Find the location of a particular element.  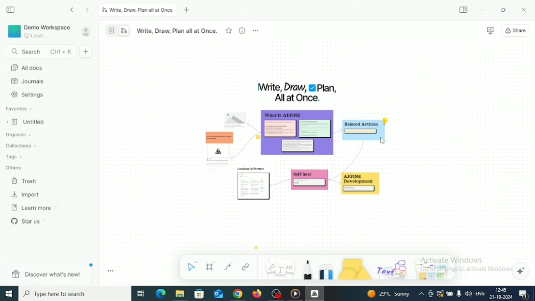

Sticky notes is located at coordinates (361, 184).